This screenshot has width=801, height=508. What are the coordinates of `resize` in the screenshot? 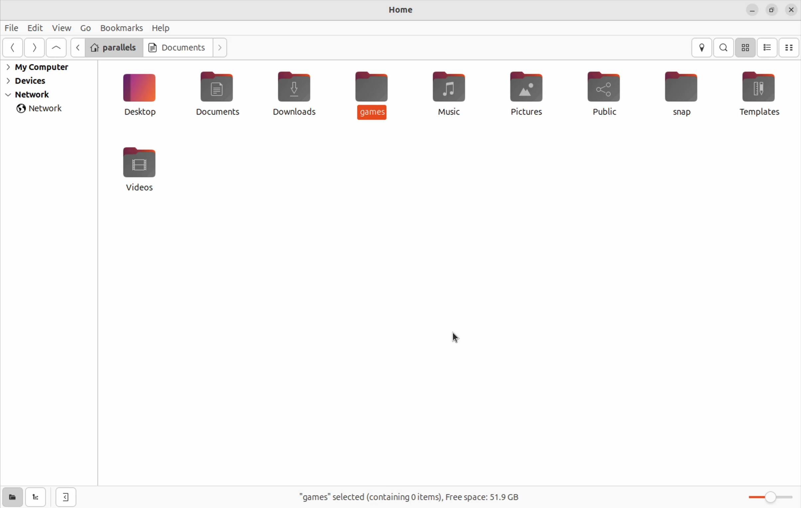 It's located at (772, 11).